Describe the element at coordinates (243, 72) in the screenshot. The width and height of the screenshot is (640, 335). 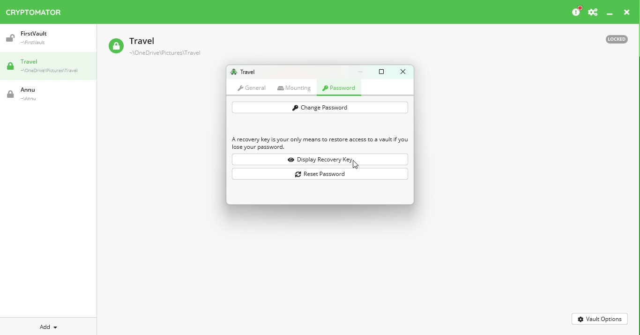
I see `Travel` at that location.